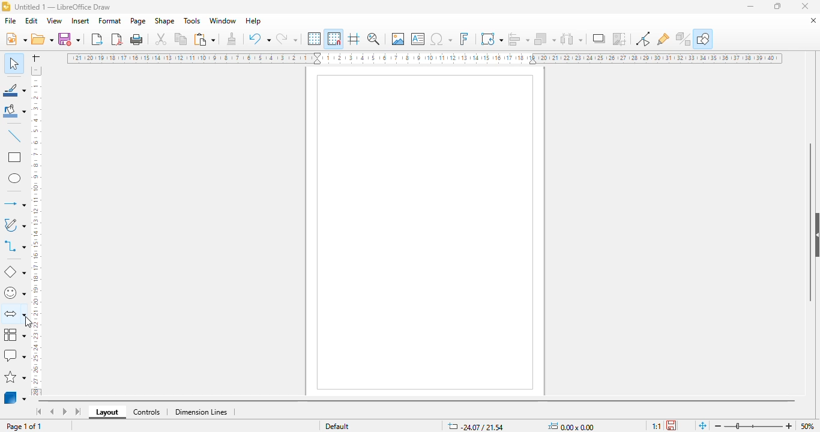 The height and width of the screenshot is (432, 820). I want to click on page 1 of 1, so click(24, 427).